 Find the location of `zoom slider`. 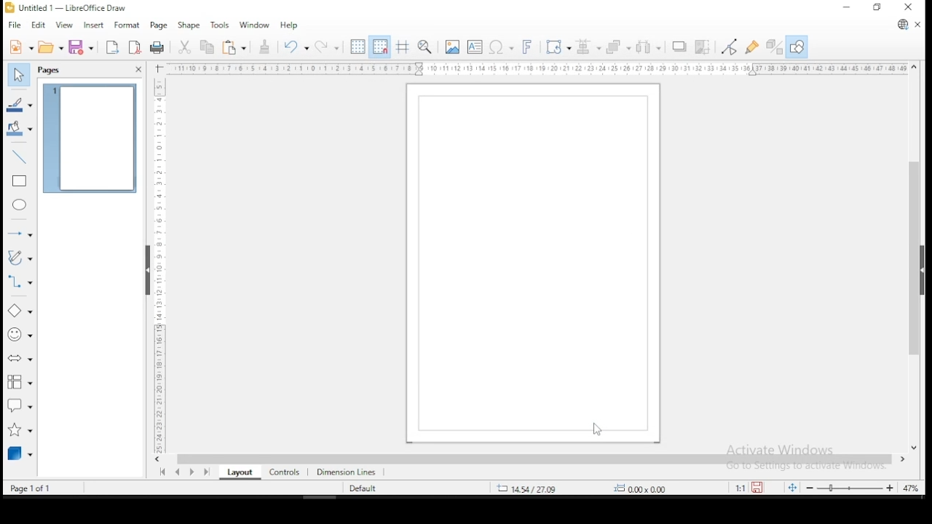

zoom slider is located at coordinates (853, 487).